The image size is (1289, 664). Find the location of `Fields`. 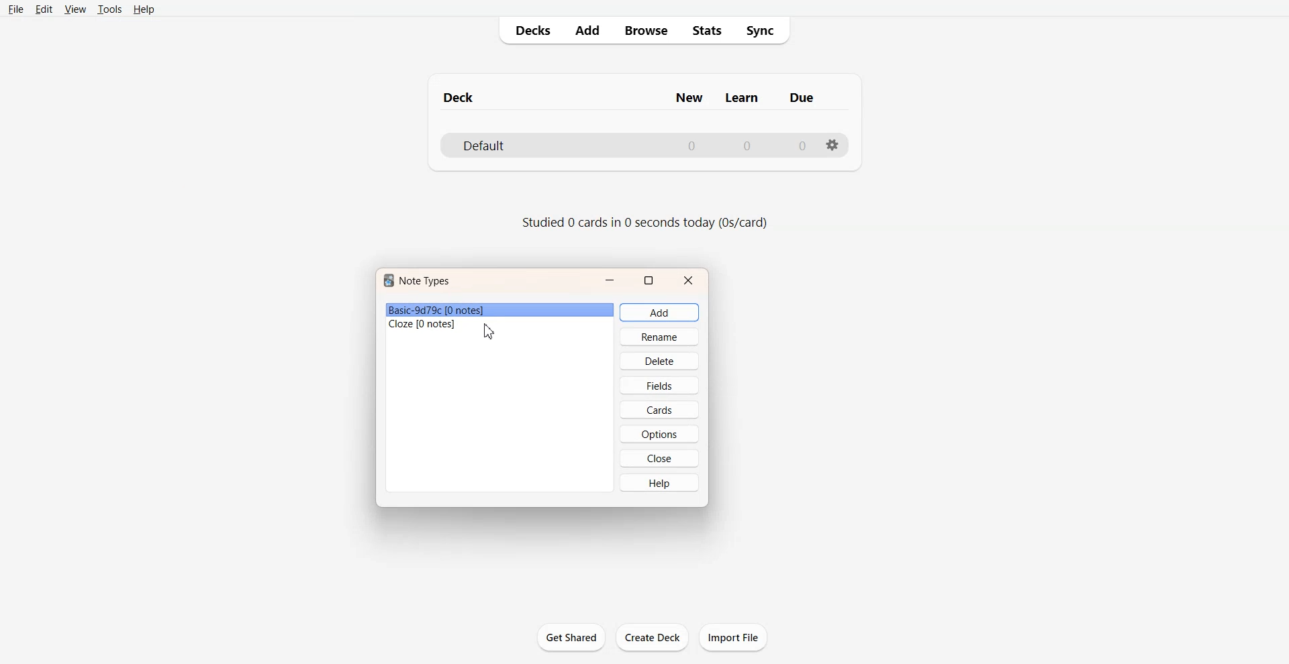

Fields is located at coordinates (659, 385).